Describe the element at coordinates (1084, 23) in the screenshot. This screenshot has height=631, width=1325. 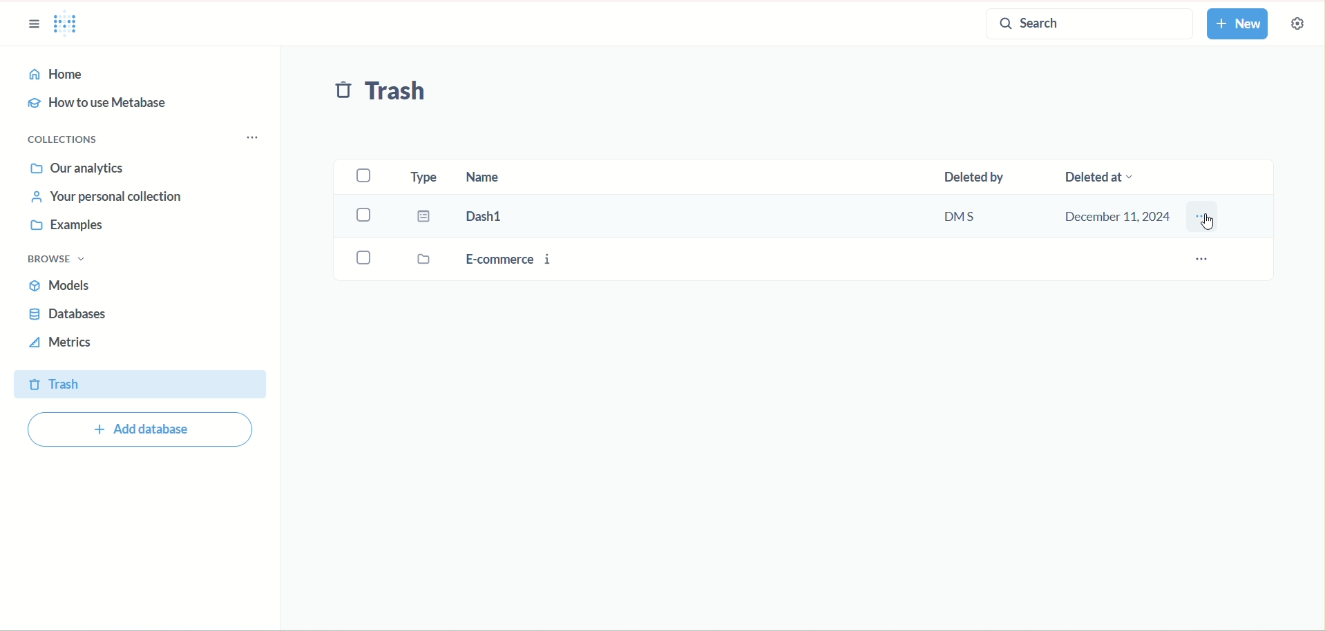
I see `search` at that location.